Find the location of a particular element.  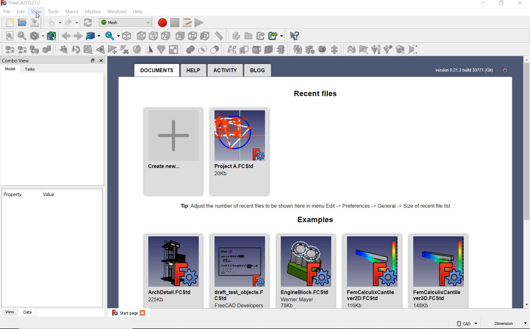

recent files is located at coordinates (309, 93).